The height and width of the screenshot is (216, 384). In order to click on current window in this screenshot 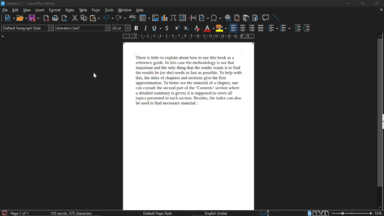, I will do `click(29, 4)`.